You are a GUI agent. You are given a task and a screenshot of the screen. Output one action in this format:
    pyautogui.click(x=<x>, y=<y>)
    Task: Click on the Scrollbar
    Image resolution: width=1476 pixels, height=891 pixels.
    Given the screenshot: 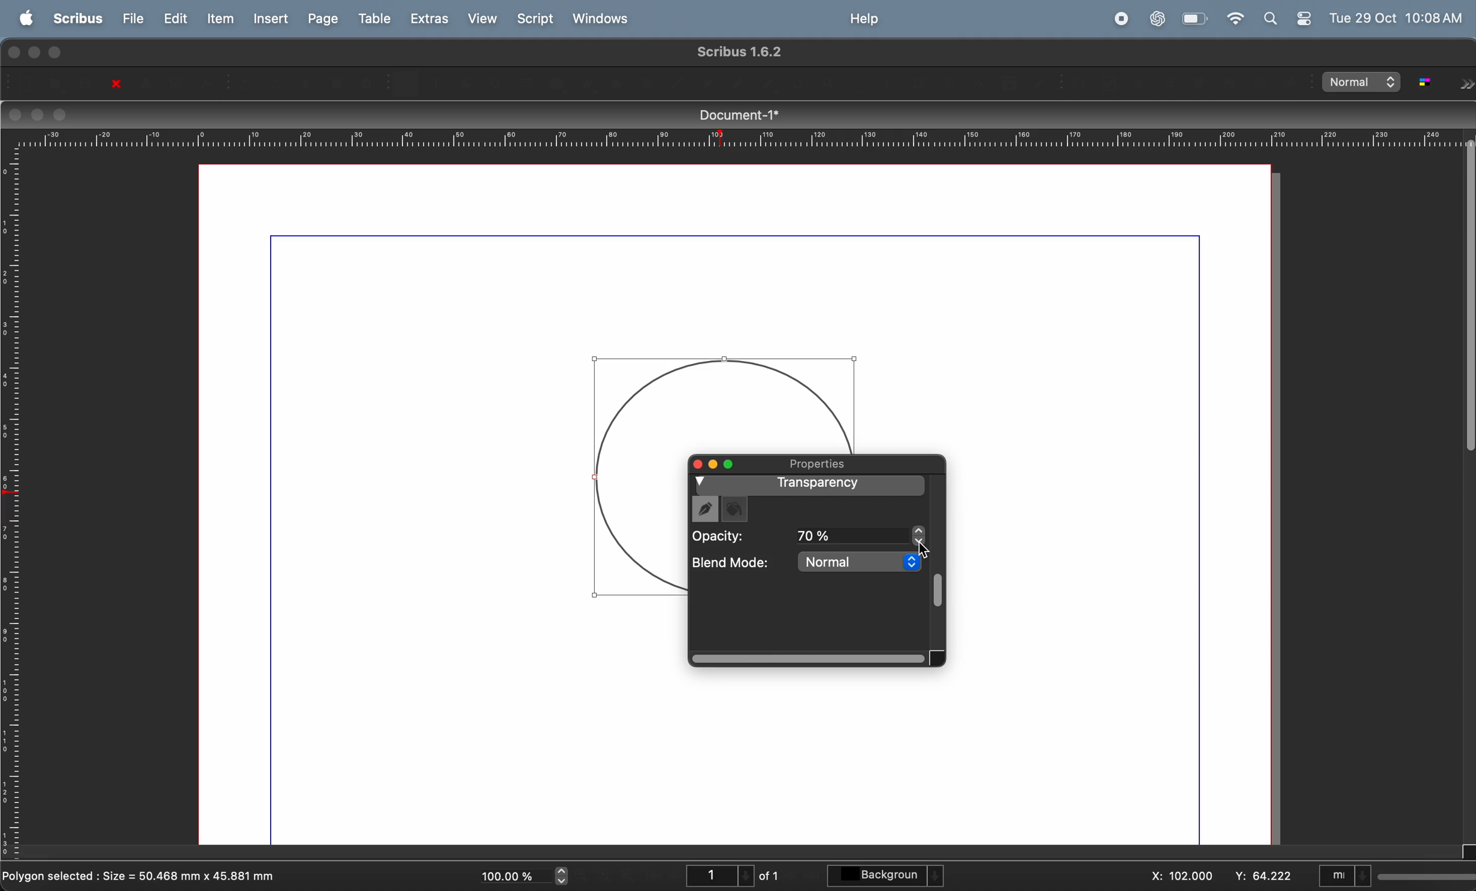 What is the action you would take?
    pyautogui.click(x=937, y=587)
    